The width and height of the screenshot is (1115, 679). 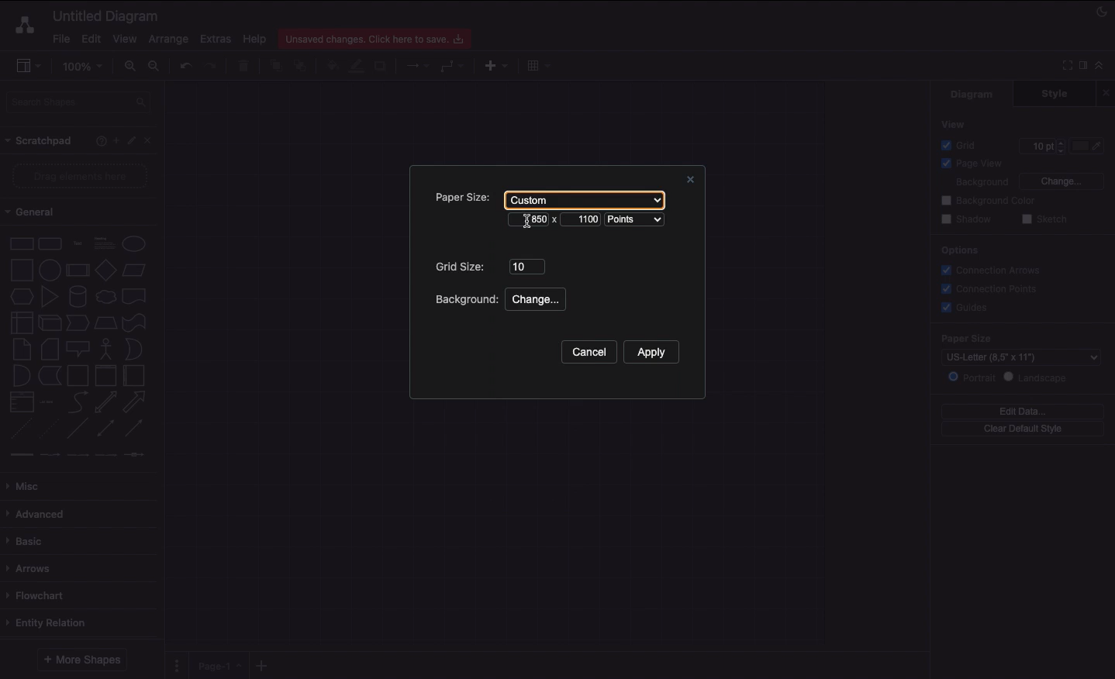 What do you see at coordinates (106, 374) in the screenshot?
I see `Vertical container` at bounding box center [106, 374].